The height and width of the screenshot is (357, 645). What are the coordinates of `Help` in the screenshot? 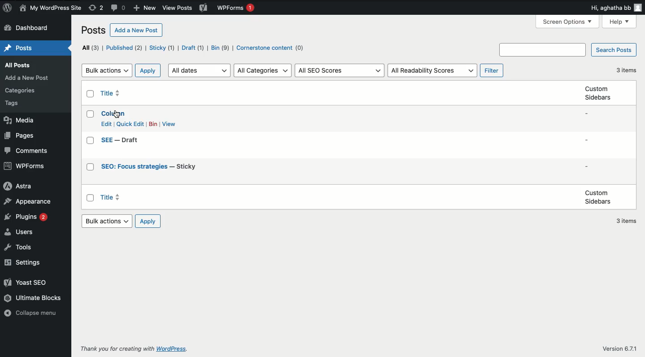 It's located at (619, 22).